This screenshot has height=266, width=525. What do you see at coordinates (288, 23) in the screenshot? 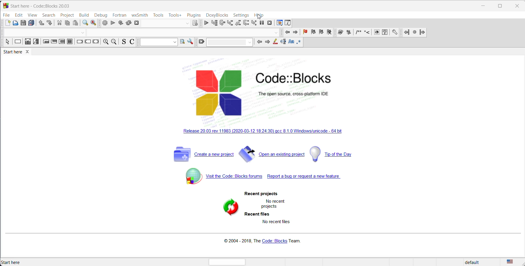
I see `various info` at bounding box center [288, 23].